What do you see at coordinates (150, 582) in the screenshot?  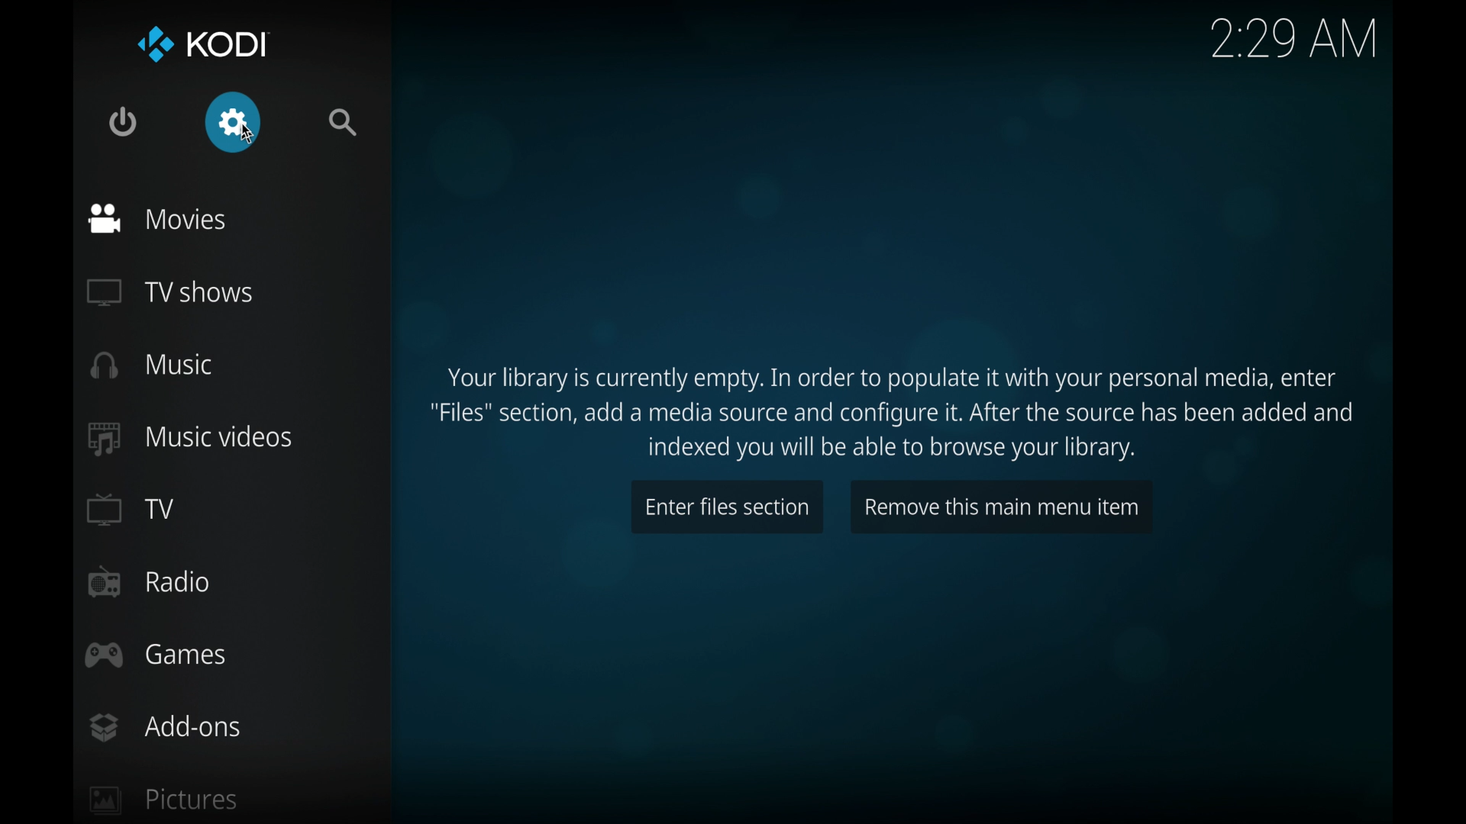 I see `radio` at bounding box center [150, 582].